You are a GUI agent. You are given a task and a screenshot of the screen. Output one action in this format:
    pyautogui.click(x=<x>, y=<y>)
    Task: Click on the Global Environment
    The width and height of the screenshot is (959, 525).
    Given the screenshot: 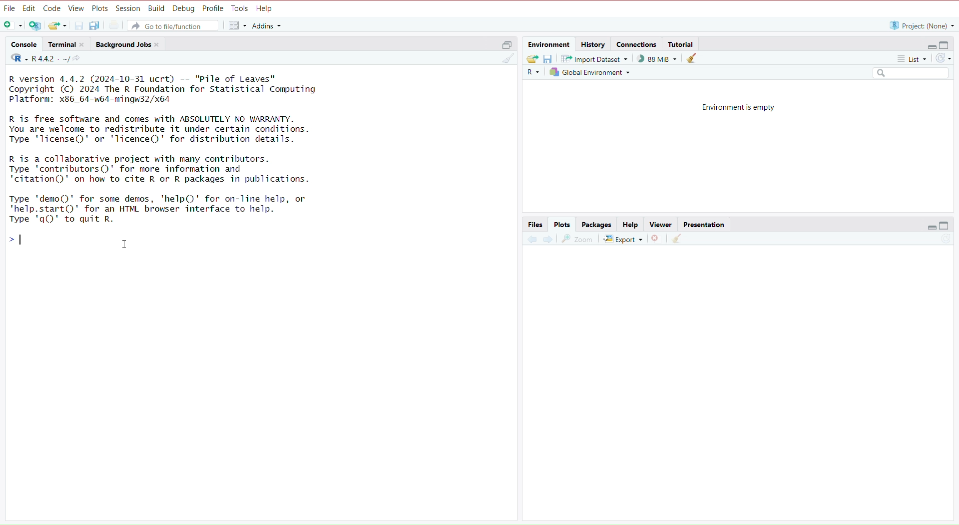 What is the action you would take?
    pyautogui.click(x=588, y=71)
    